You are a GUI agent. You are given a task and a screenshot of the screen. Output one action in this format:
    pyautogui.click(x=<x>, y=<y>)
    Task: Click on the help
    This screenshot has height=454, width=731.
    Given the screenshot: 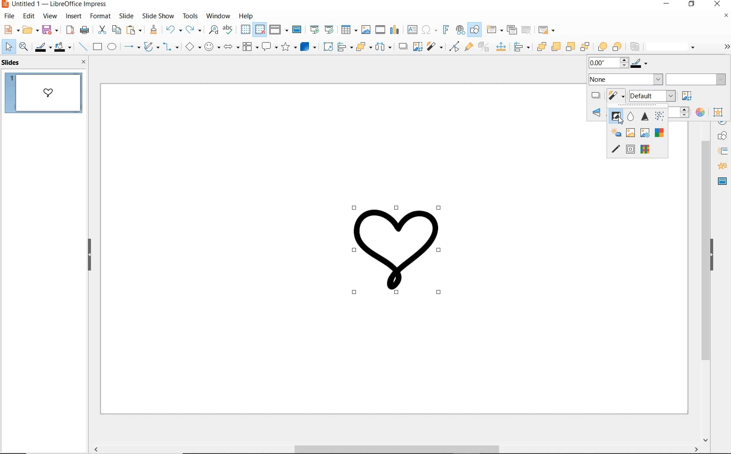 What is the action you would take?
    pyautogui.click(x=245, y=17)
    